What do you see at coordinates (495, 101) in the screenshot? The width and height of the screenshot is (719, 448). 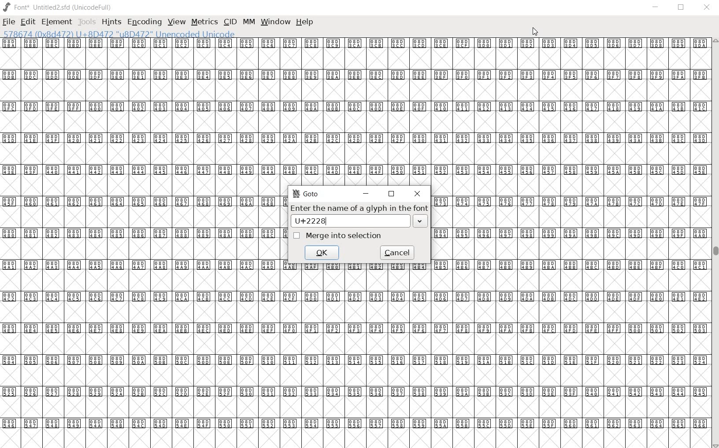 I see `glyph characters` at bounding box center [495, 101].